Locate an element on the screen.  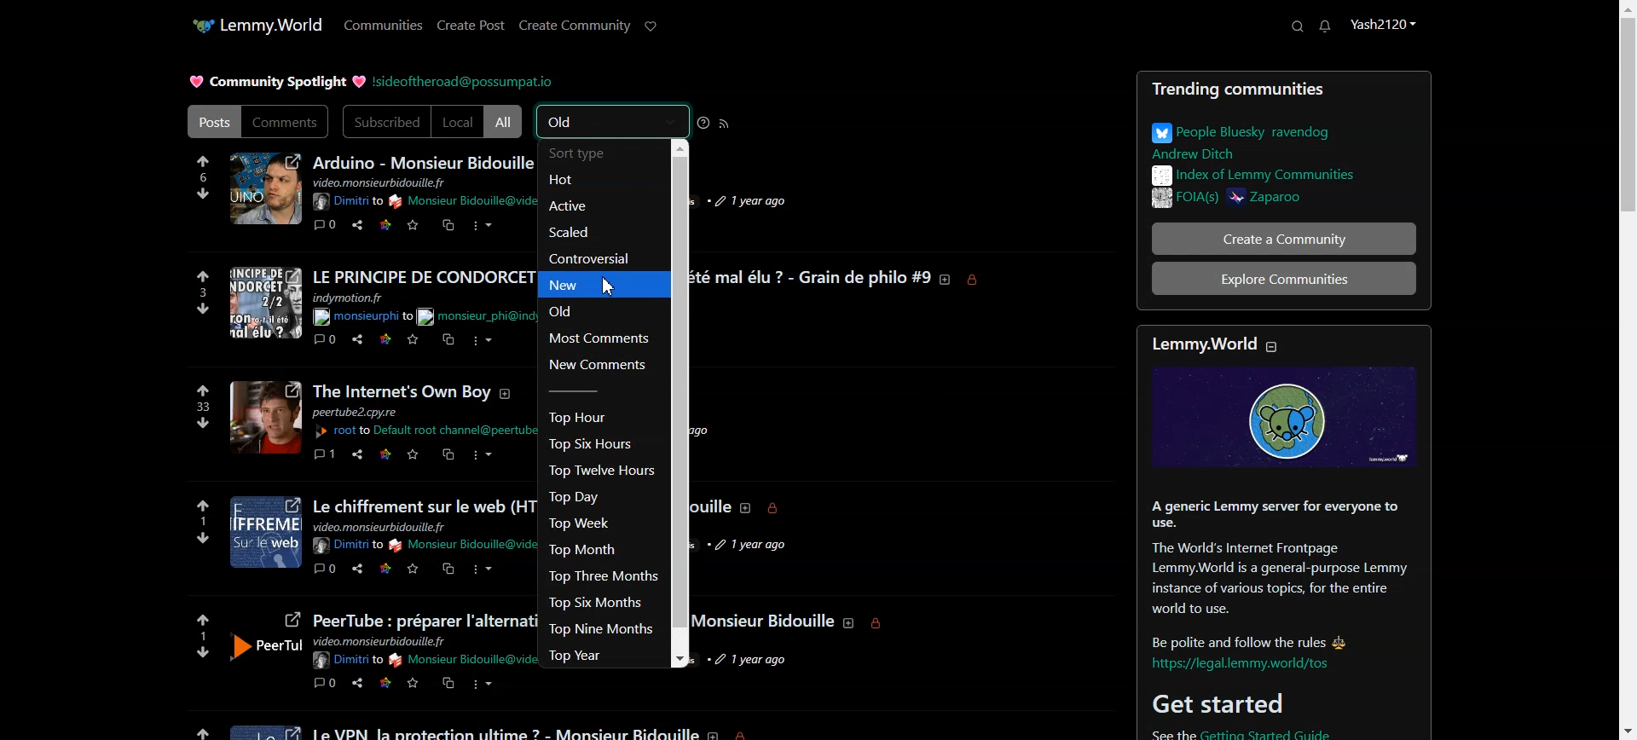
locked is located at coordinates (751, 734).